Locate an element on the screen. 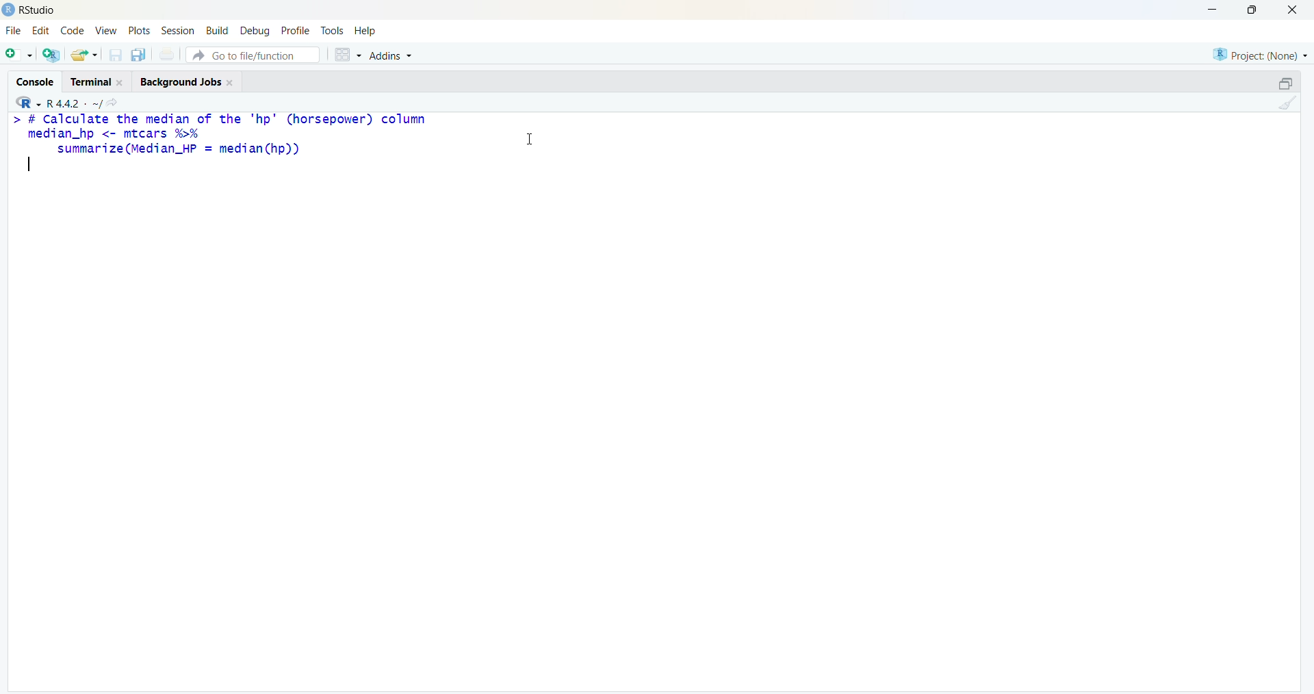 The height and width of the screenshot is (694, 1314). maximise is located at coordinates (1252, 10).